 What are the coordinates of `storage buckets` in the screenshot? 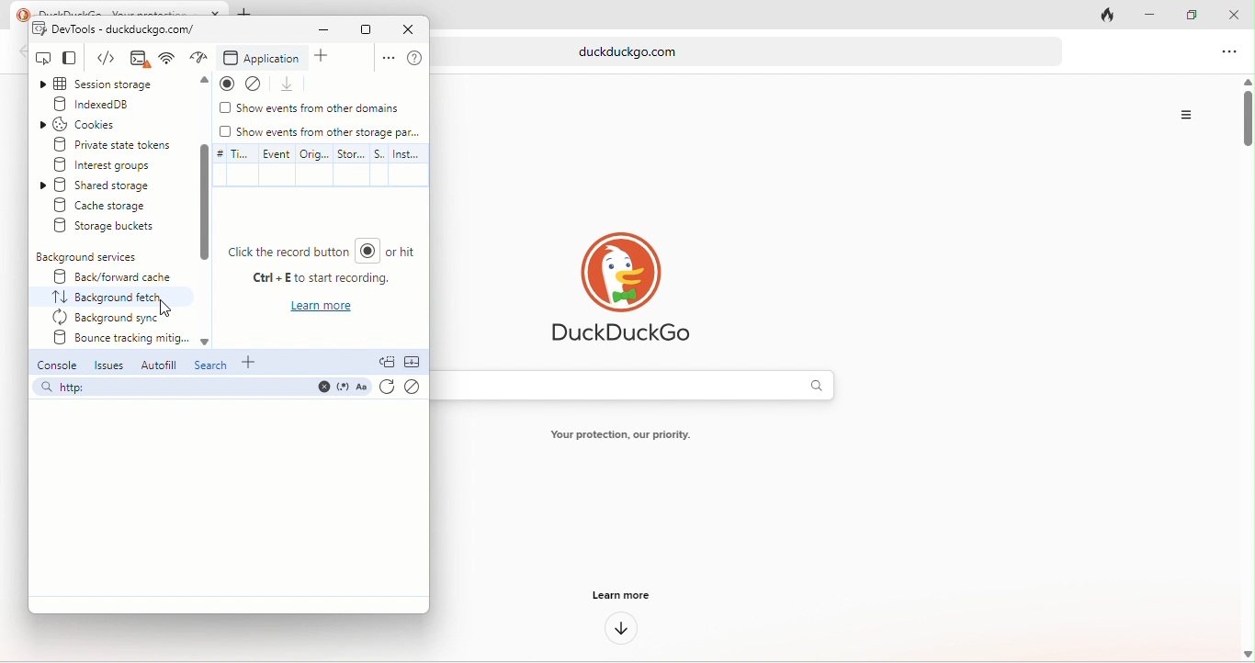 It's located at (107, 228).